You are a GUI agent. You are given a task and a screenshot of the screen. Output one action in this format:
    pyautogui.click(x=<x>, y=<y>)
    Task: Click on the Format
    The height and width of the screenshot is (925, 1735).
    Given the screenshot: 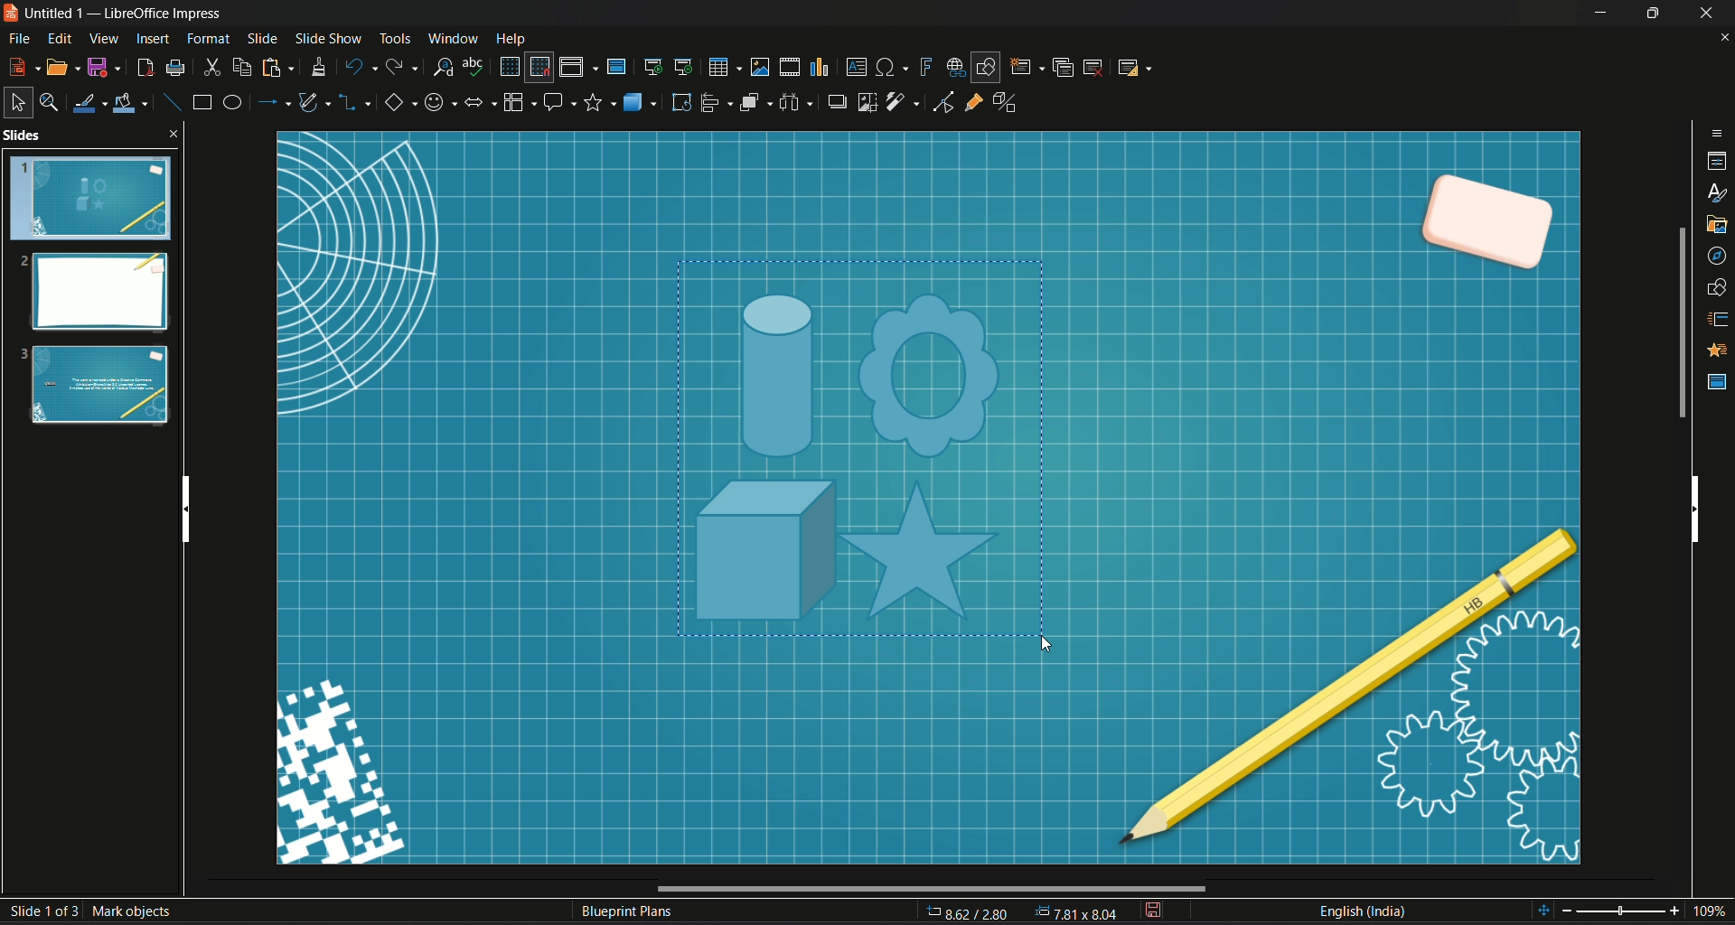 What is the action you would take?
    pyautogui.click(x=209, y=39)
    